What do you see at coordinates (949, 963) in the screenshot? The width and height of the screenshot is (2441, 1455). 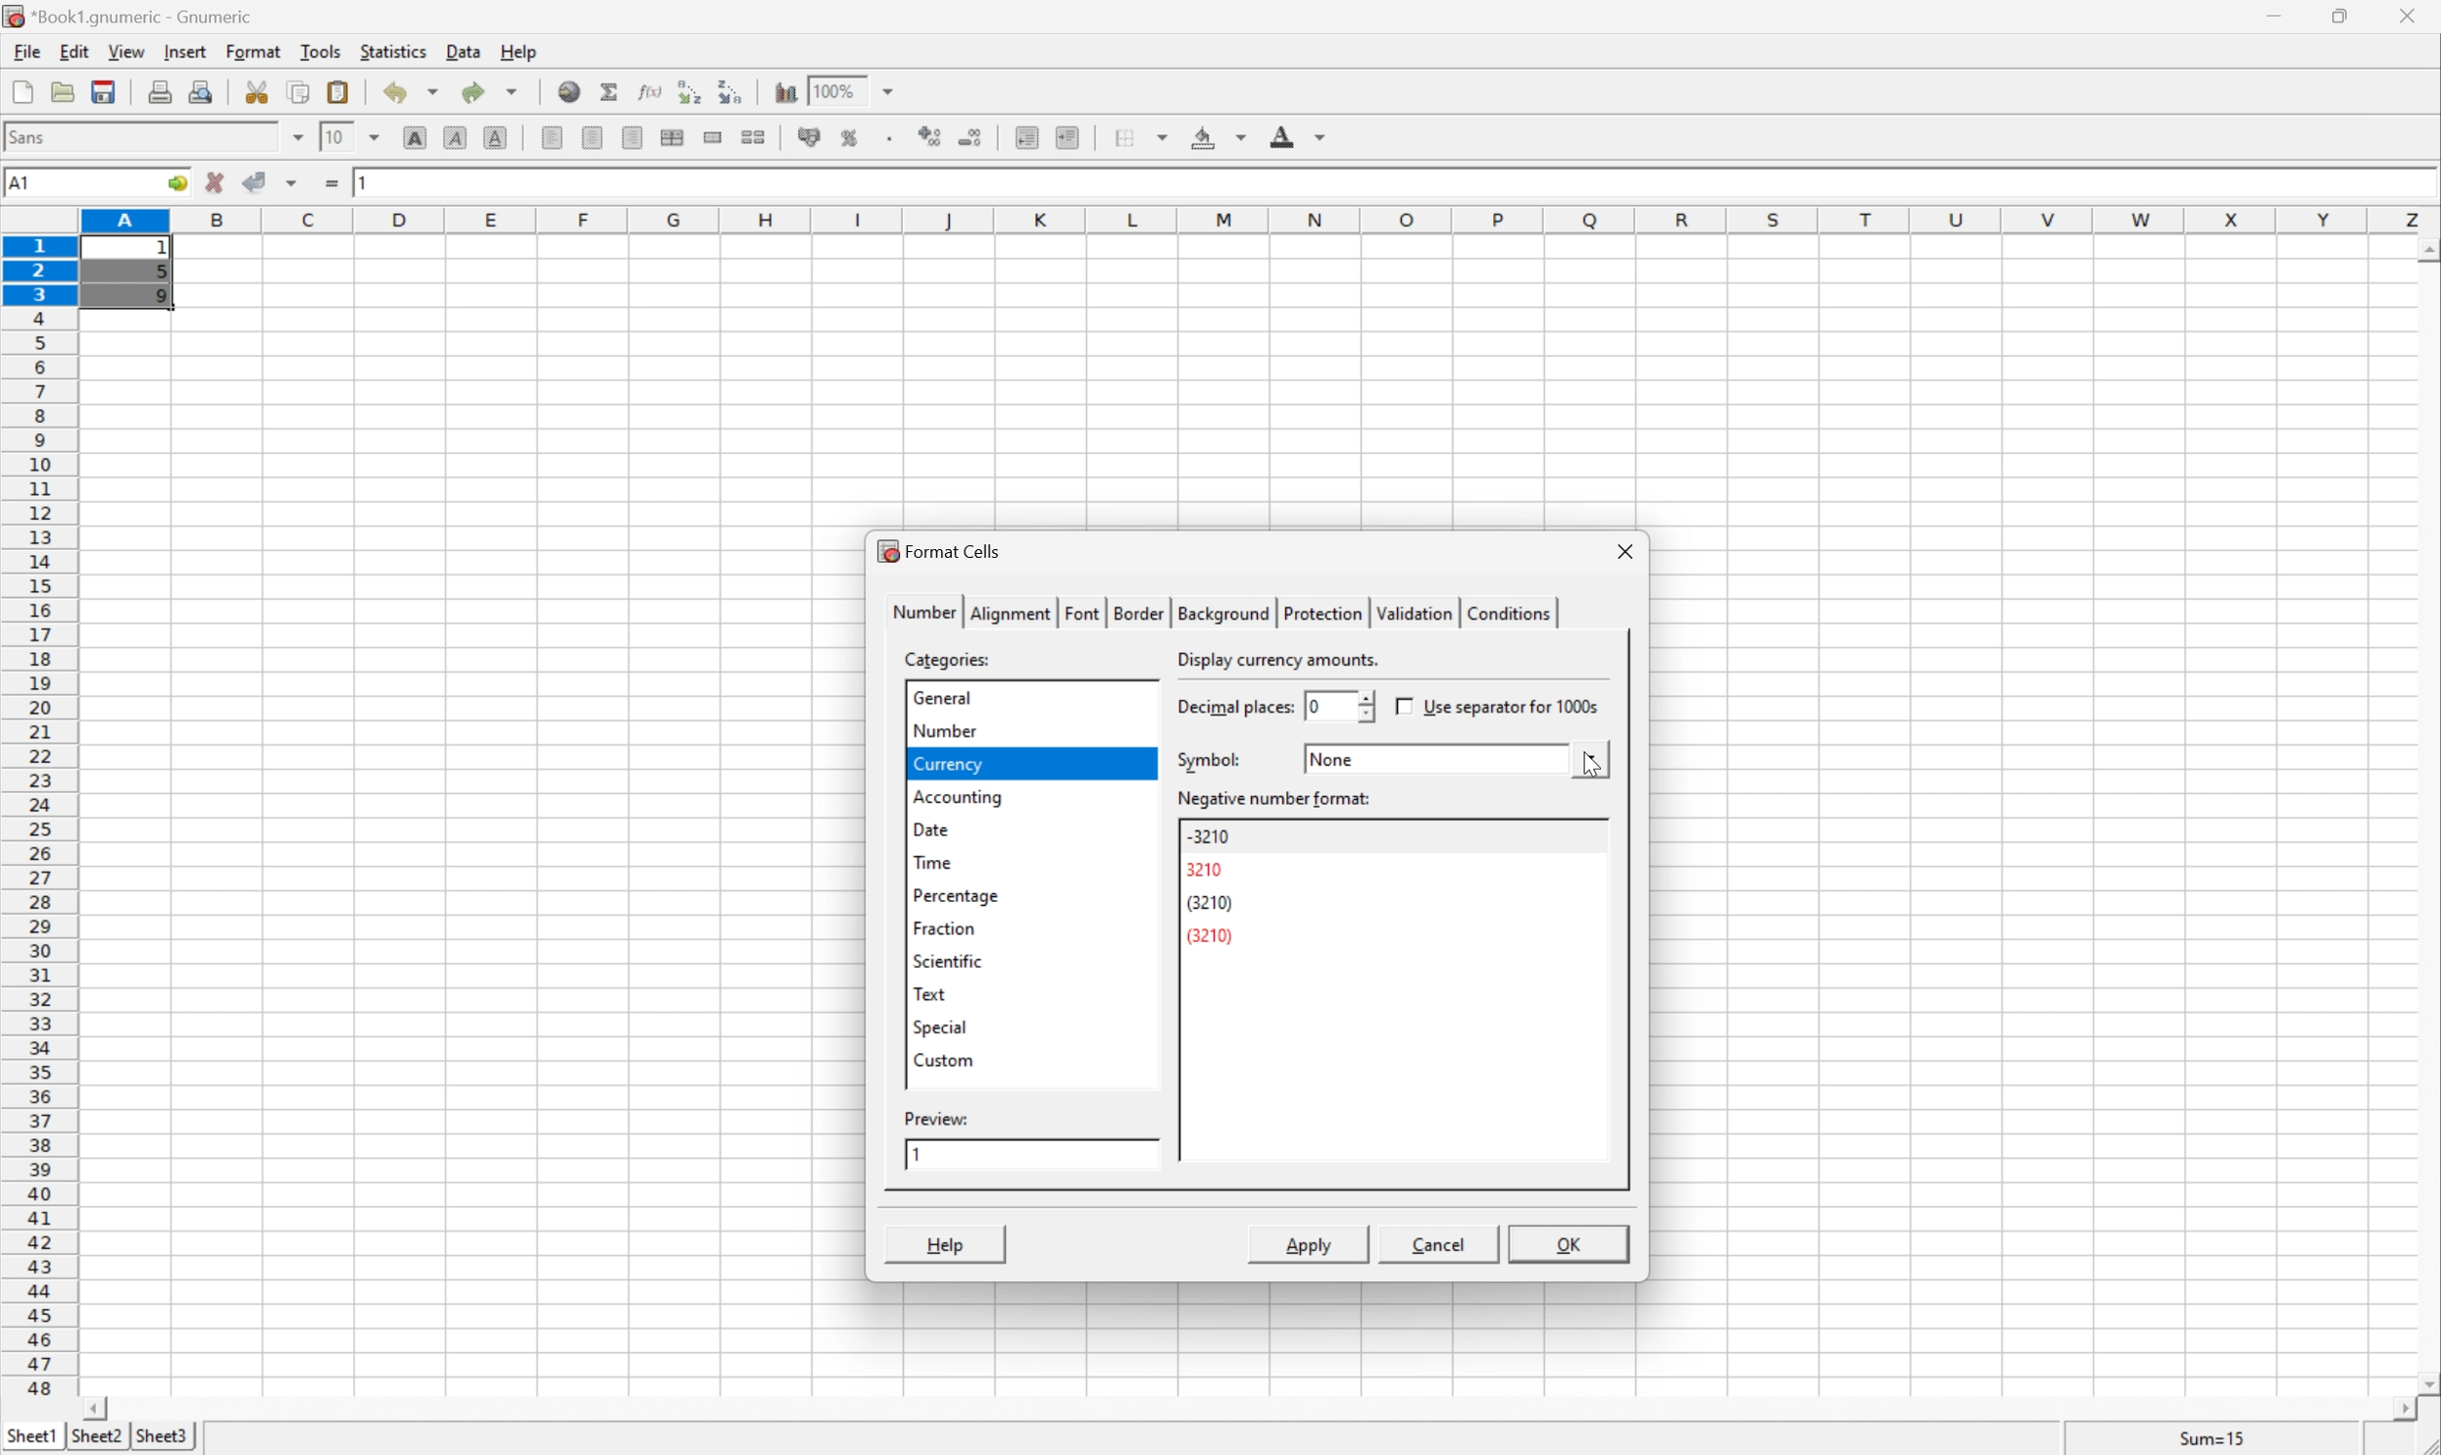 I see `scientific` at bounding box center [949, 963].